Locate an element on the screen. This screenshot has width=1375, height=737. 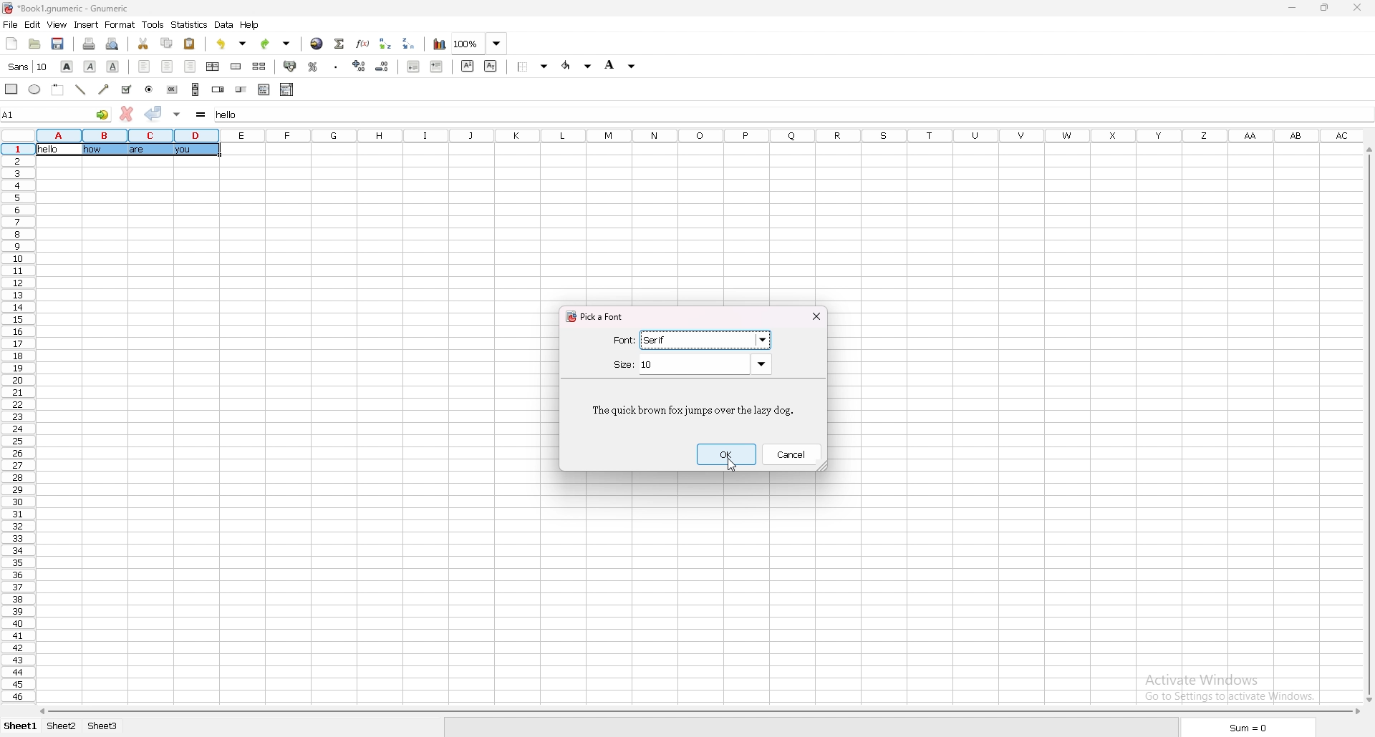
ellipse is located at coordinates (34, 89).